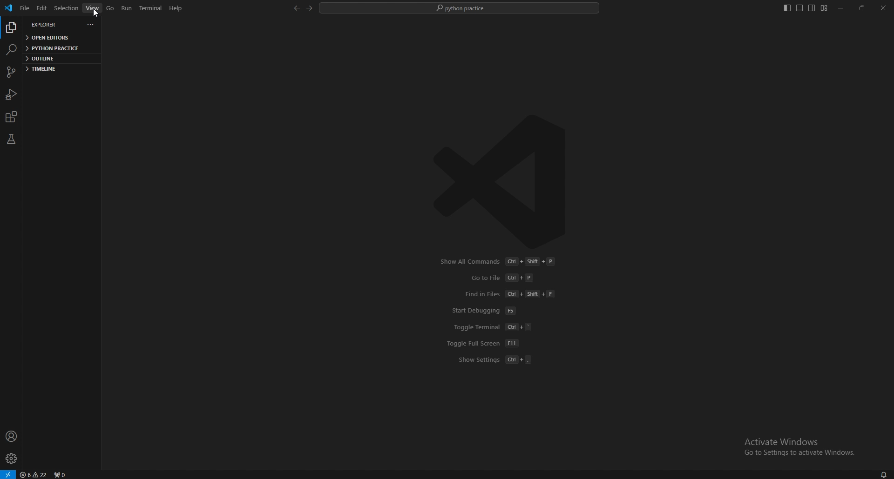 This screenshot has height=479, width=894. Describe the element at coordinates (34, 474) in the screenshot. I see `warnings` at that location.